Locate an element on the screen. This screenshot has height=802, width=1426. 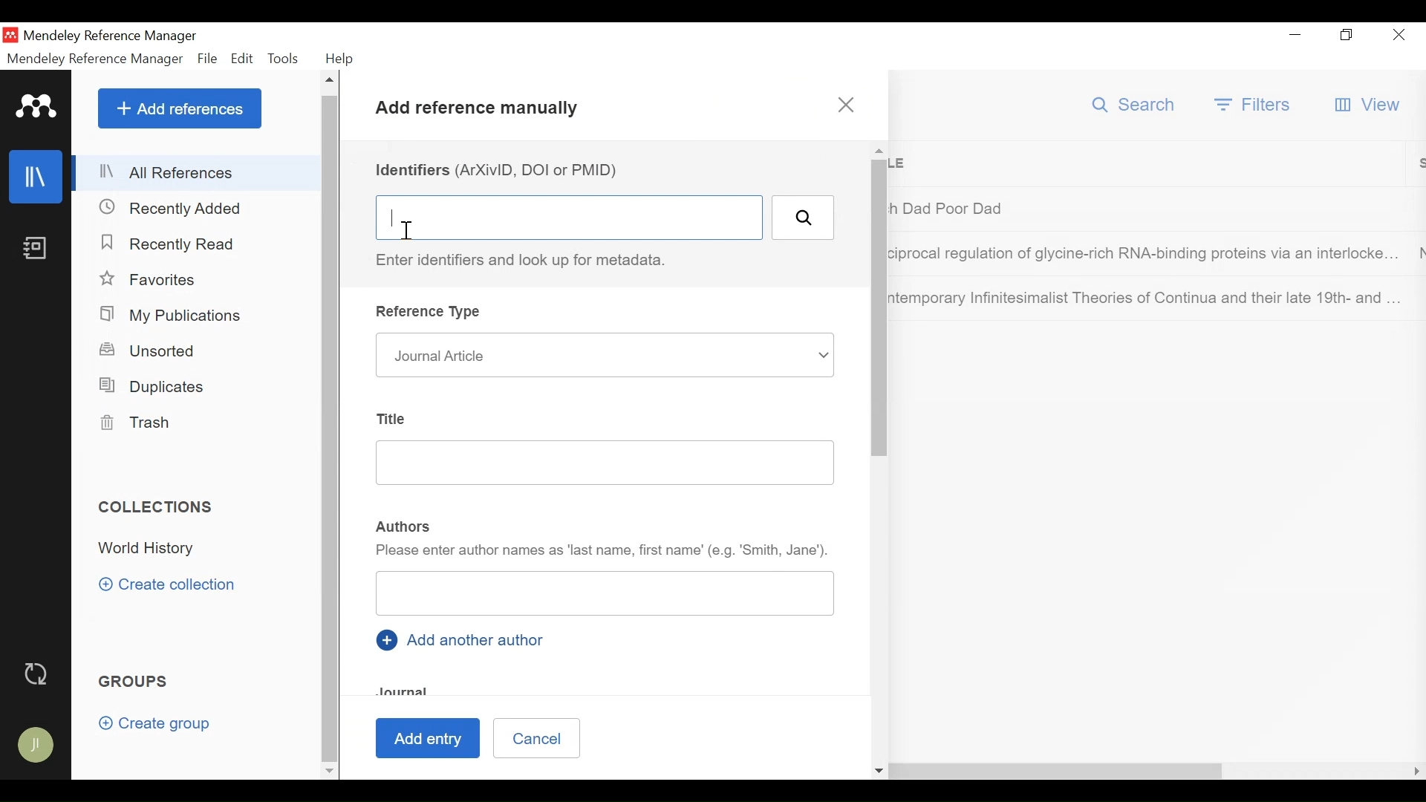
Reference Type Field is located at coordinates (605, 355).